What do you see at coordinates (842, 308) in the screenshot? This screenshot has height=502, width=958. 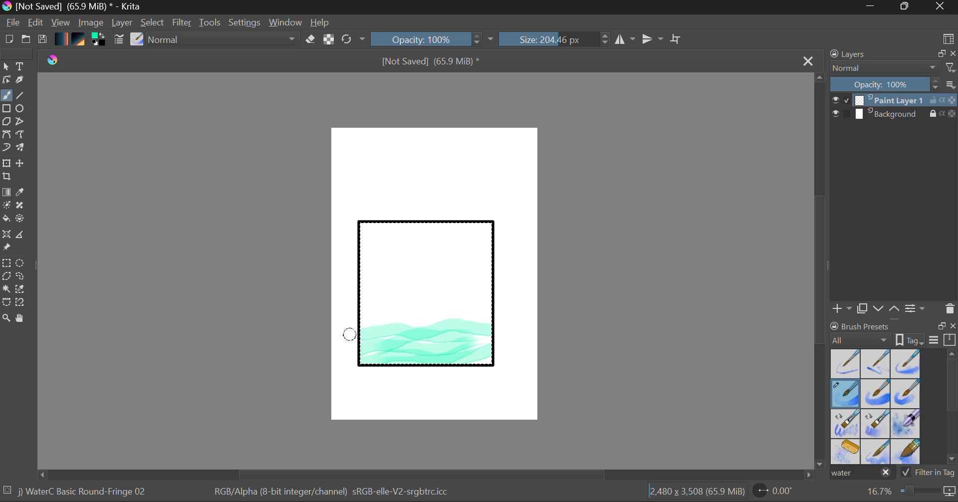 I see `Add Layer` at bounding box center [842, 308].